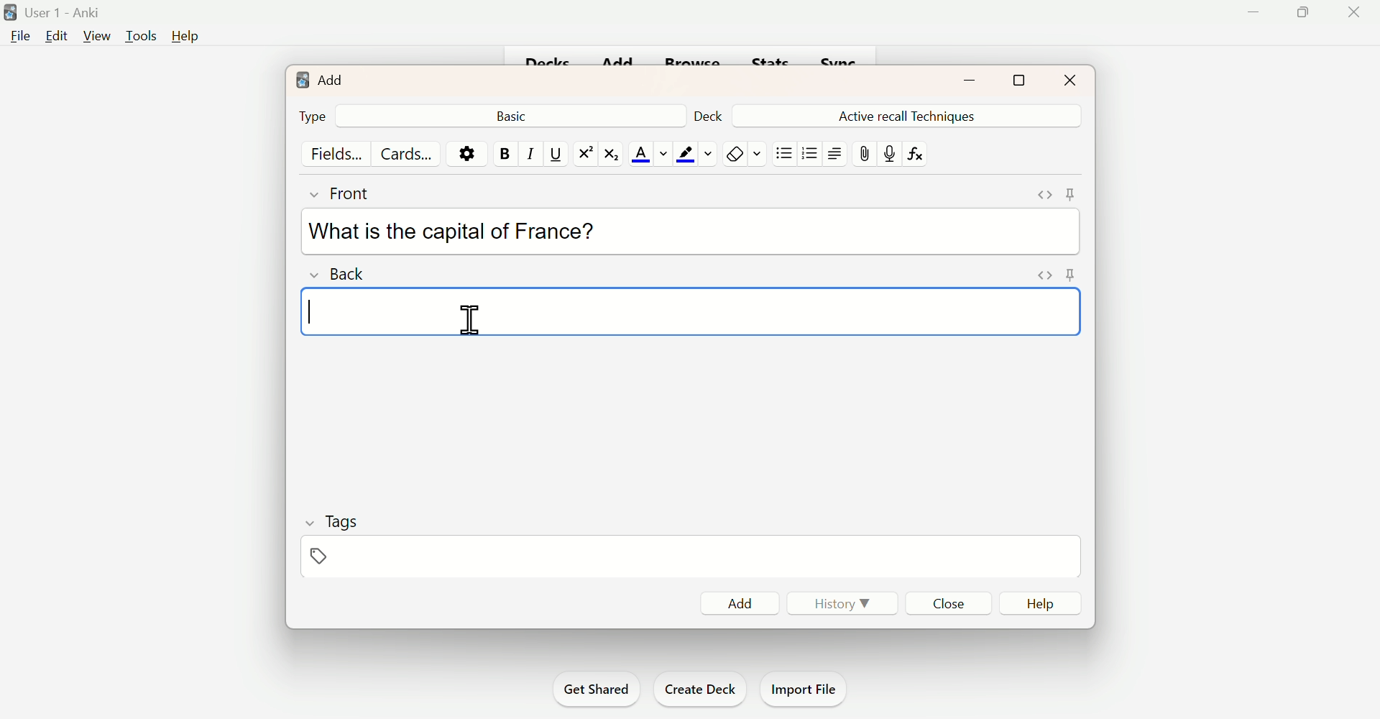 The width and height of the screenshot is (1380, 719). I want to click on File, so click(21, 38).